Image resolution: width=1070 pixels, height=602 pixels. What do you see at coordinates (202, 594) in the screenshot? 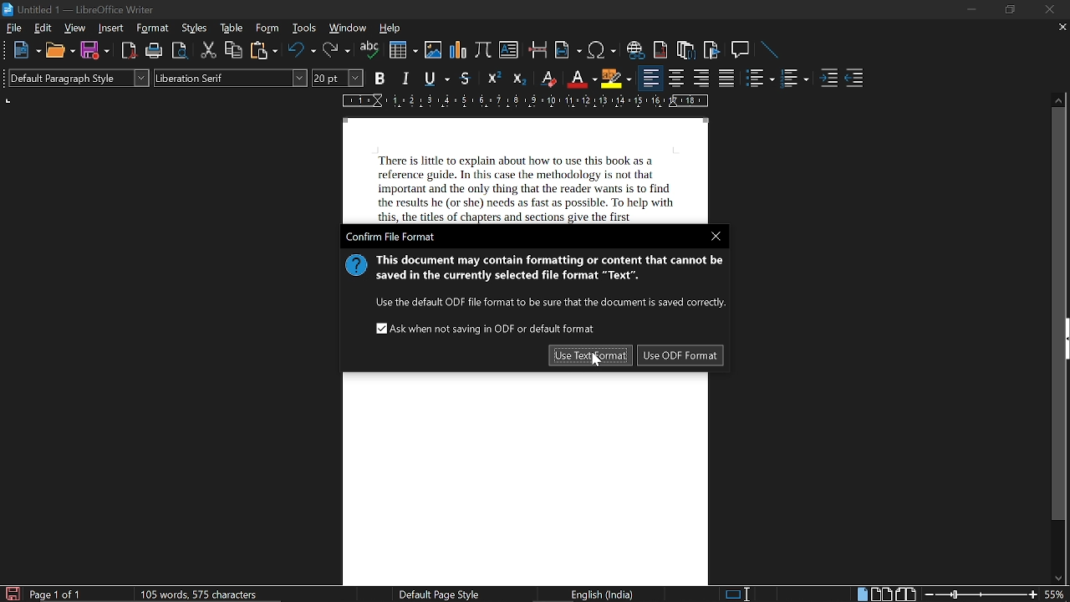
I see `word and character` at bounding box center [202, 594].